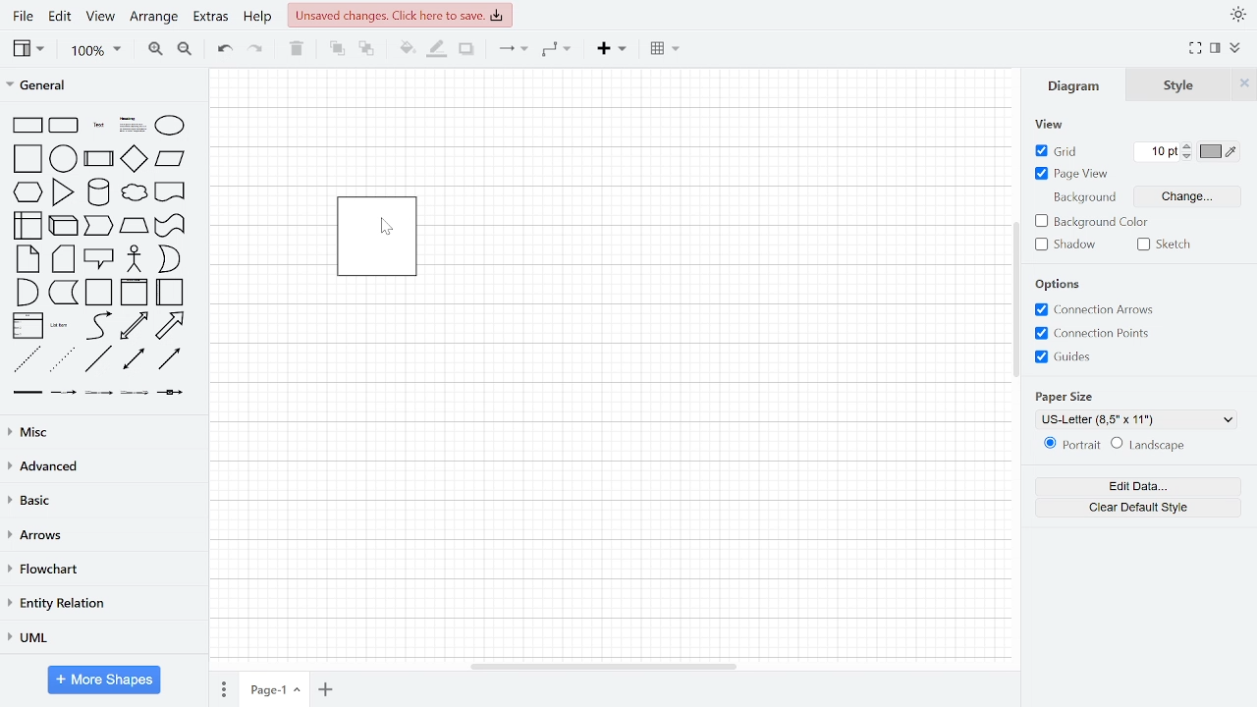  Describe the element at coordinates (103, 84) in the screenshot. I see `general` at that location.